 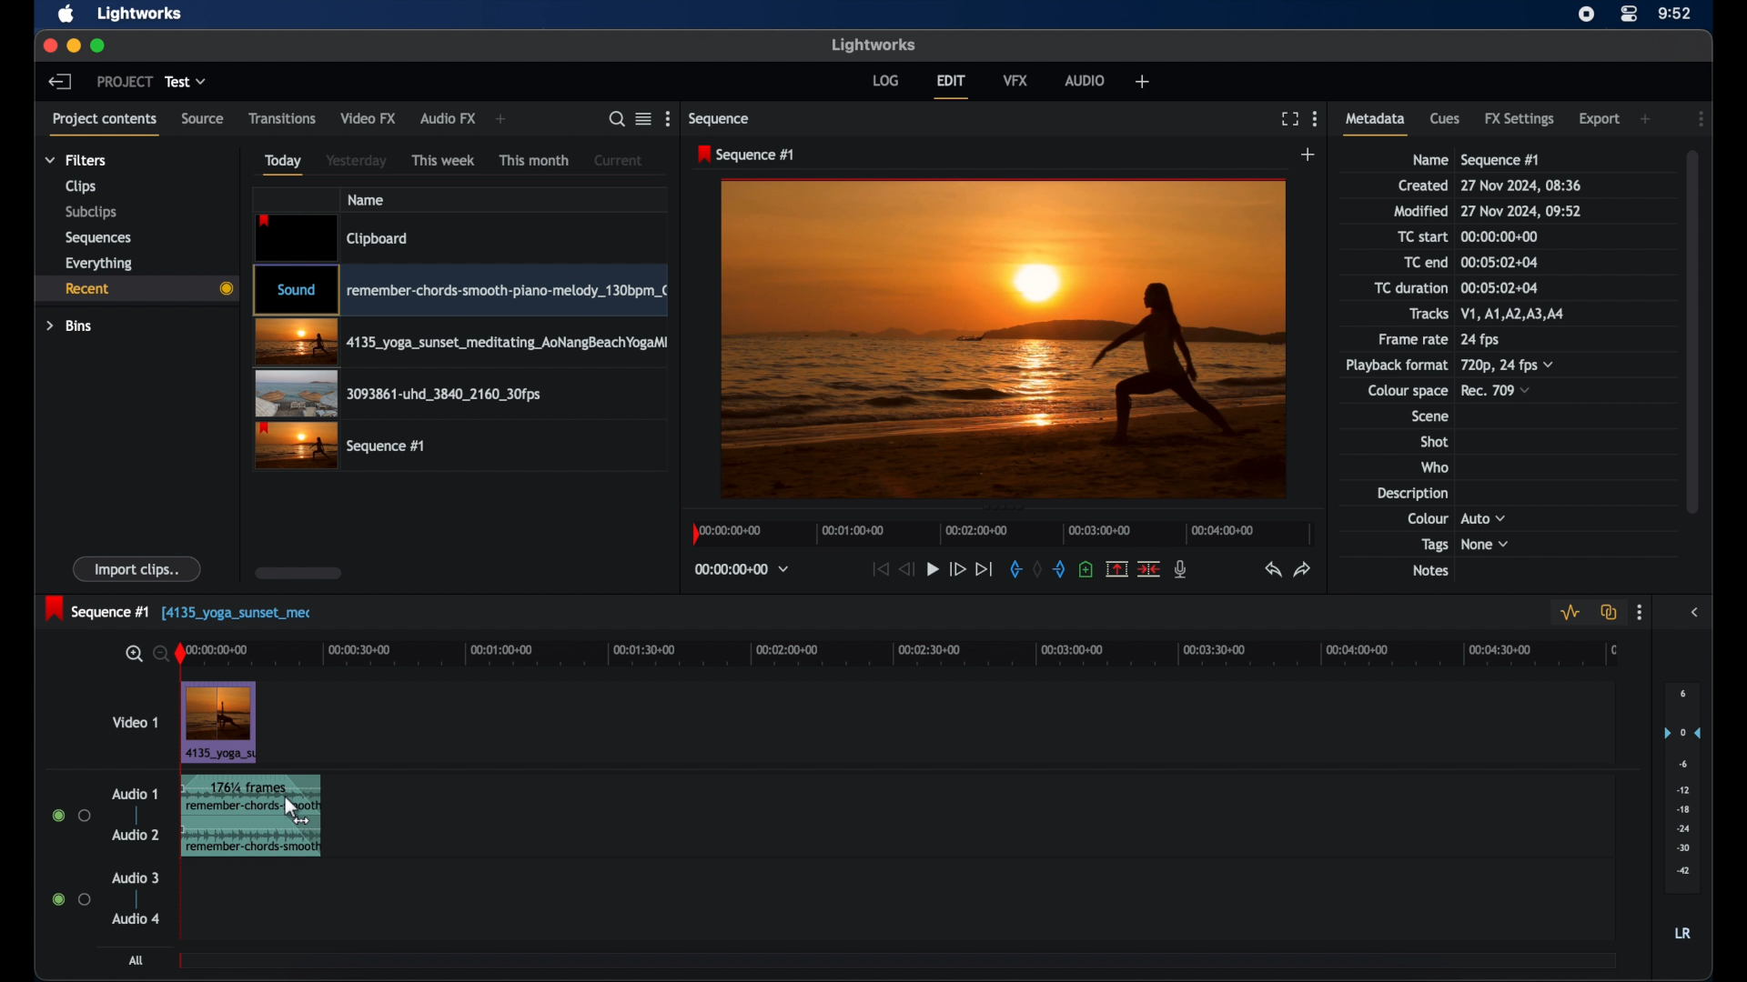 What do you see at coordinates (1016, 79) in the screenshot?
I see `vfx` at bounding box center [1016, 79].